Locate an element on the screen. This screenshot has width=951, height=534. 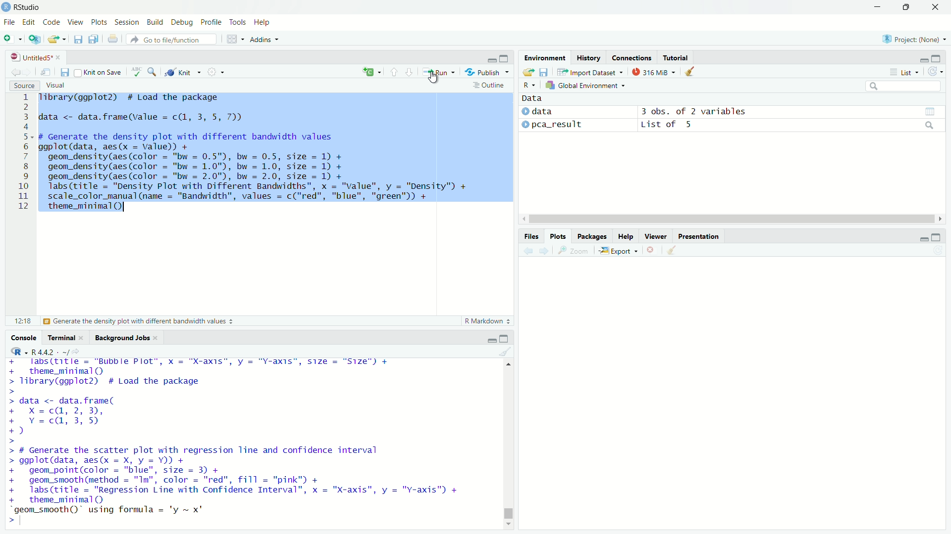
Clear all plots is located at coordinates (672, 251).